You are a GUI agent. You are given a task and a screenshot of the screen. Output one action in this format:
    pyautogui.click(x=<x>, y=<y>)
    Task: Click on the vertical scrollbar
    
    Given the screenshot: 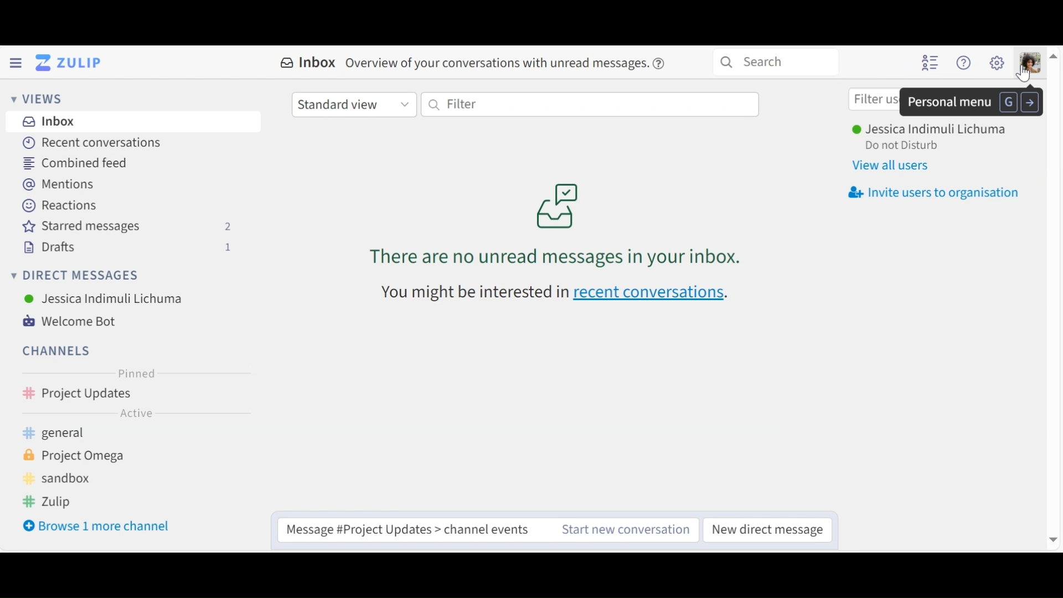 What is the action you would take?
    pyautogui.click(x=1054, y=298)
    